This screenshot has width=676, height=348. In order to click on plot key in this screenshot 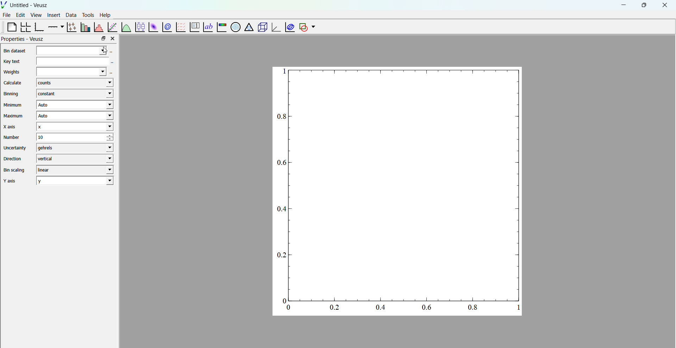, I will do `click(193, 27)`.